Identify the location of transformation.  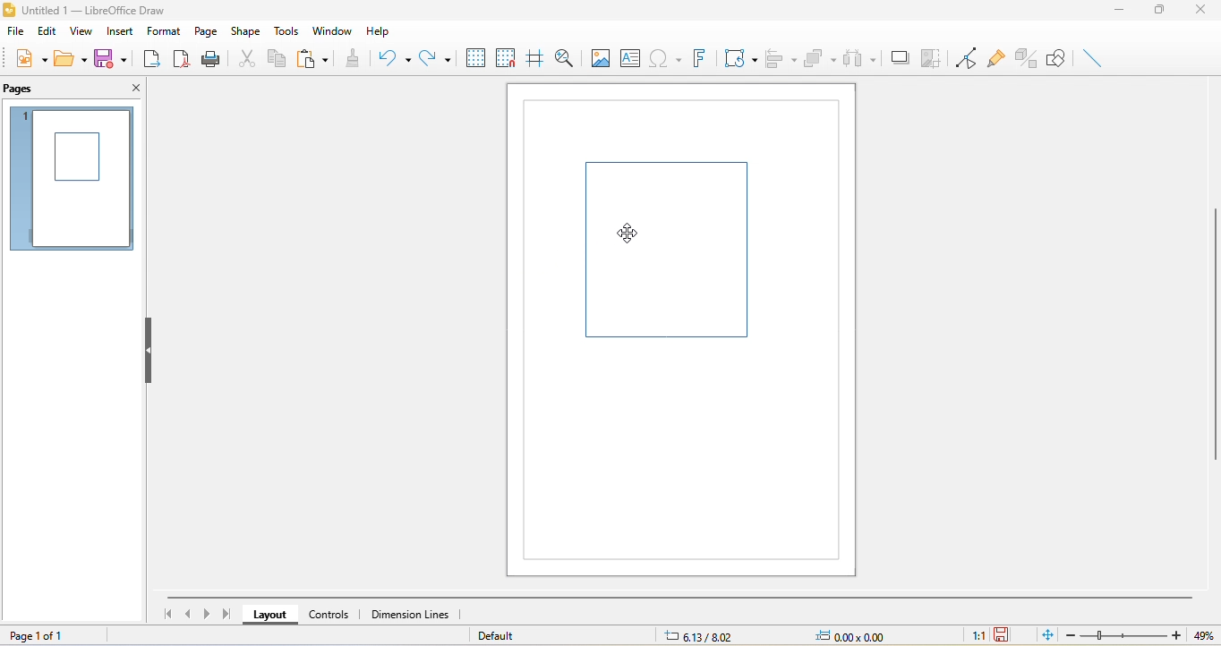
(740, 60).